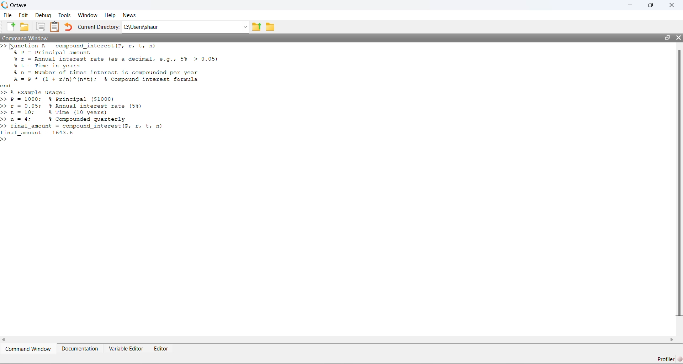 Image resolution: width=683 pixels, height=364 pixels. What do you see at coordinates (5, 340) in the screenshot?
I see `scroll left` at bounding box center [5, 340].